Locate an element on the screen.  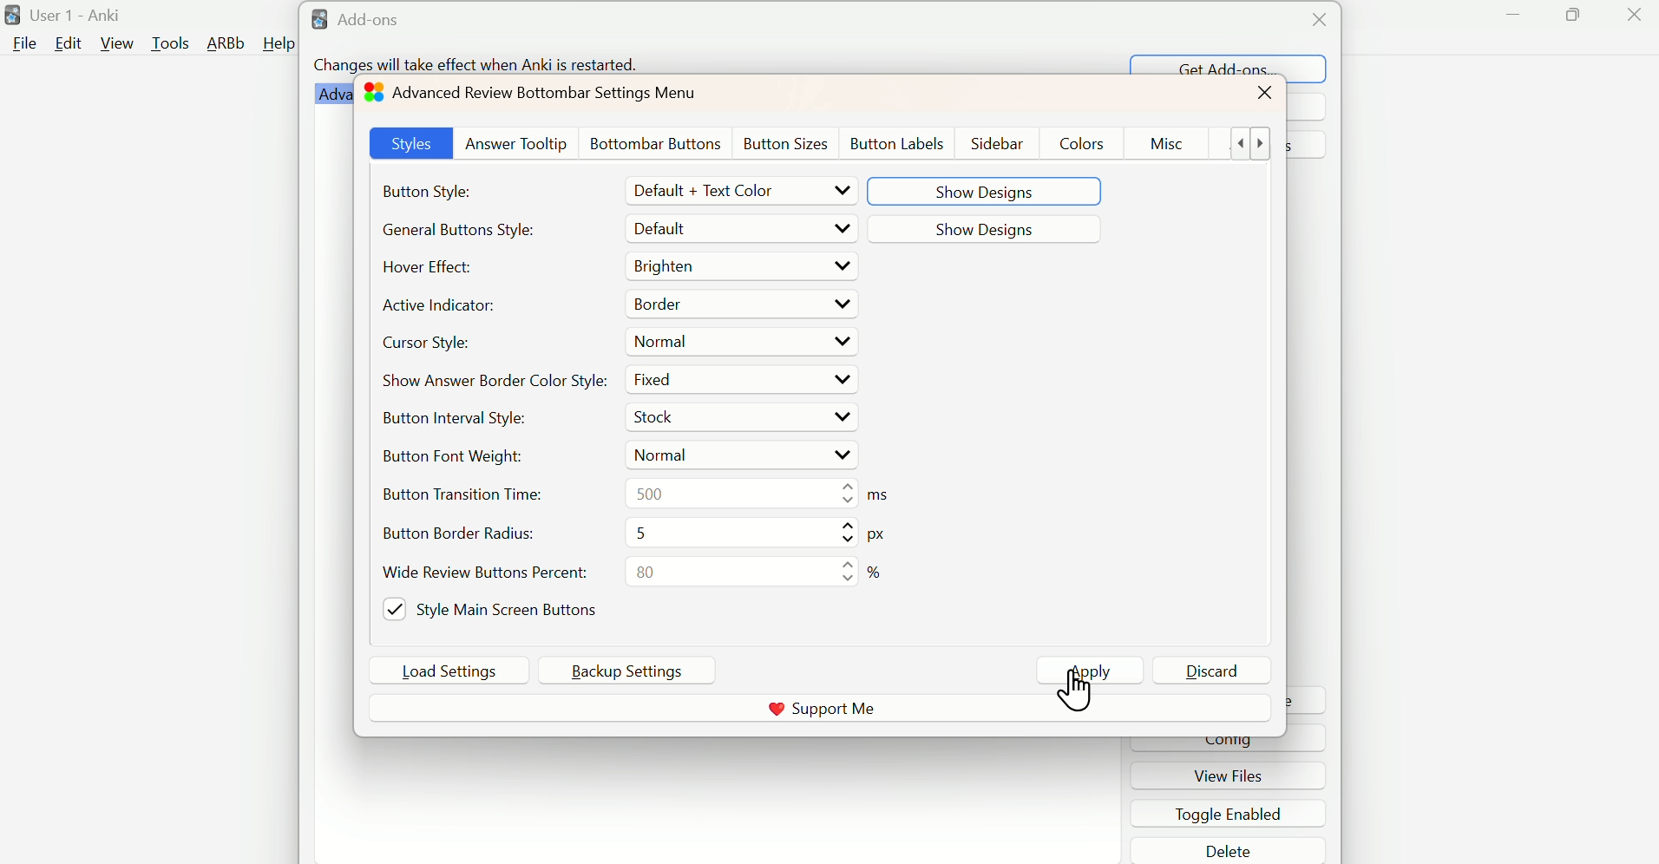
Normal is located at coordinates (665, 453).